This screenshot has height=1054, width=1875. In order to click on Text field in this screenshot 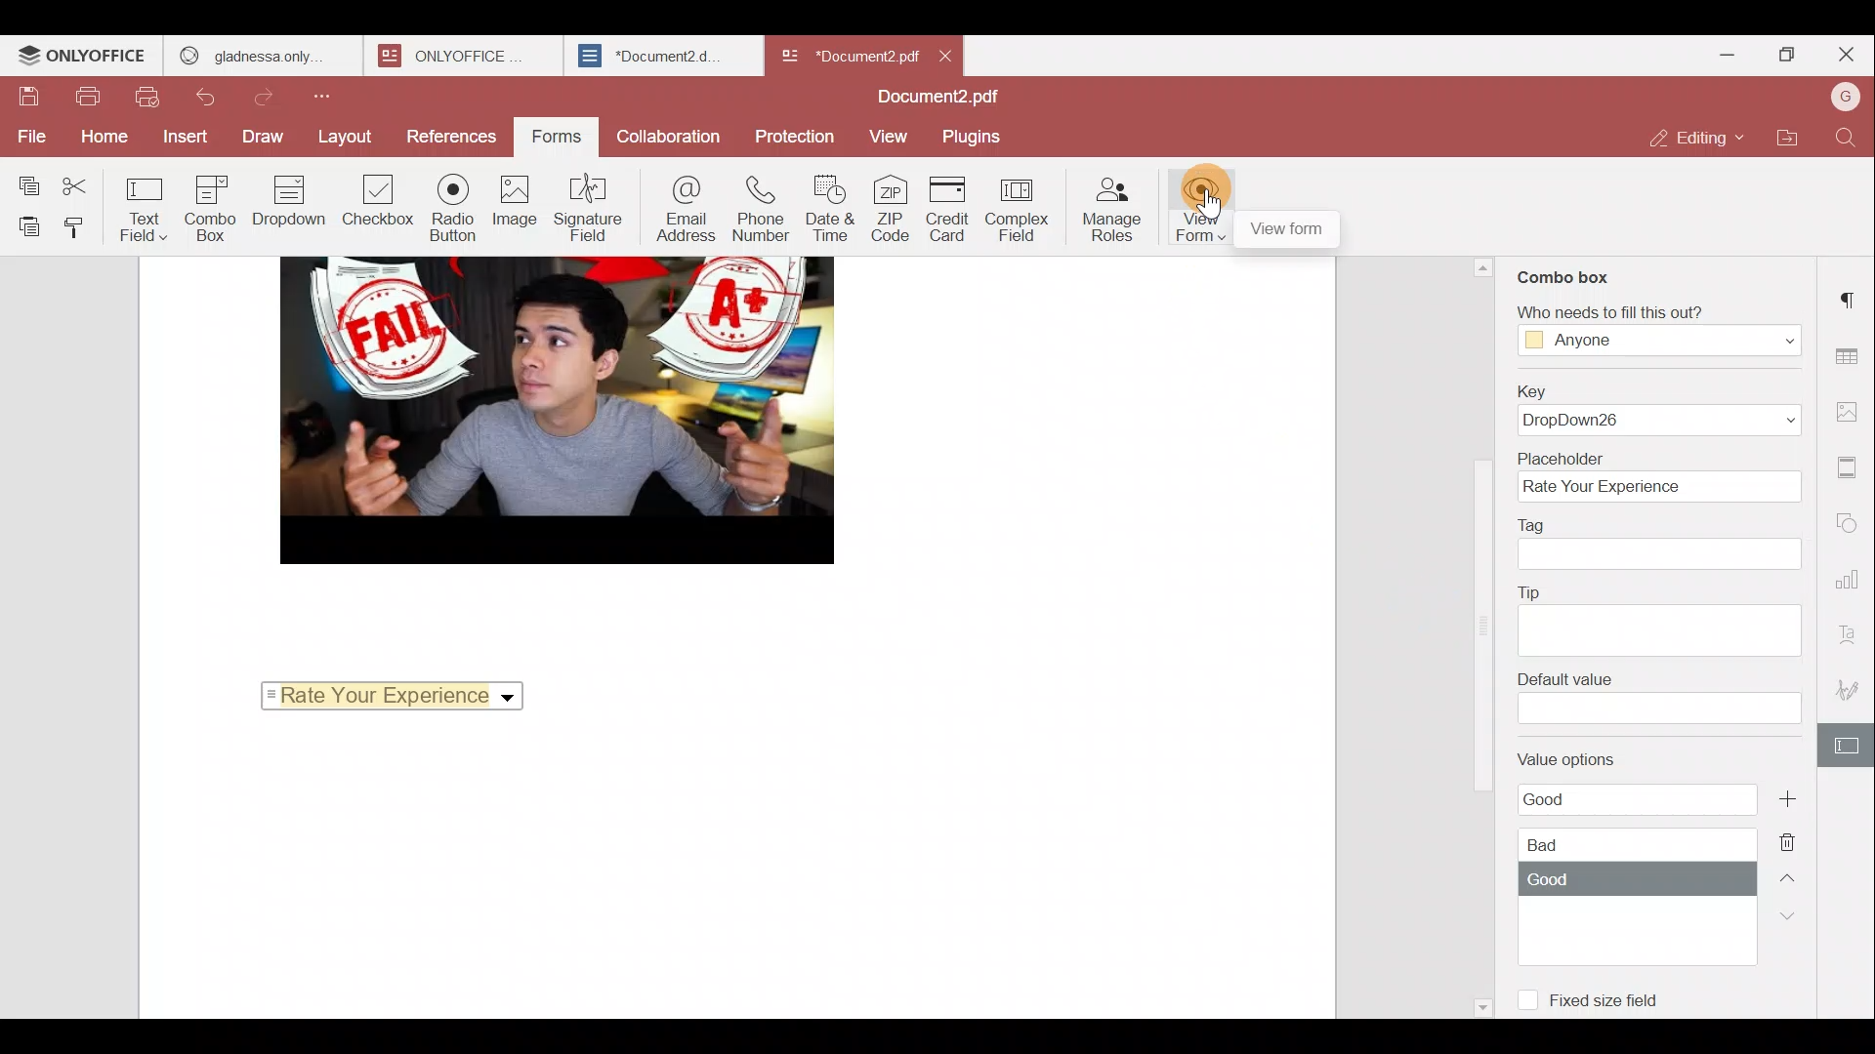, I will do `click(150, 212)`.